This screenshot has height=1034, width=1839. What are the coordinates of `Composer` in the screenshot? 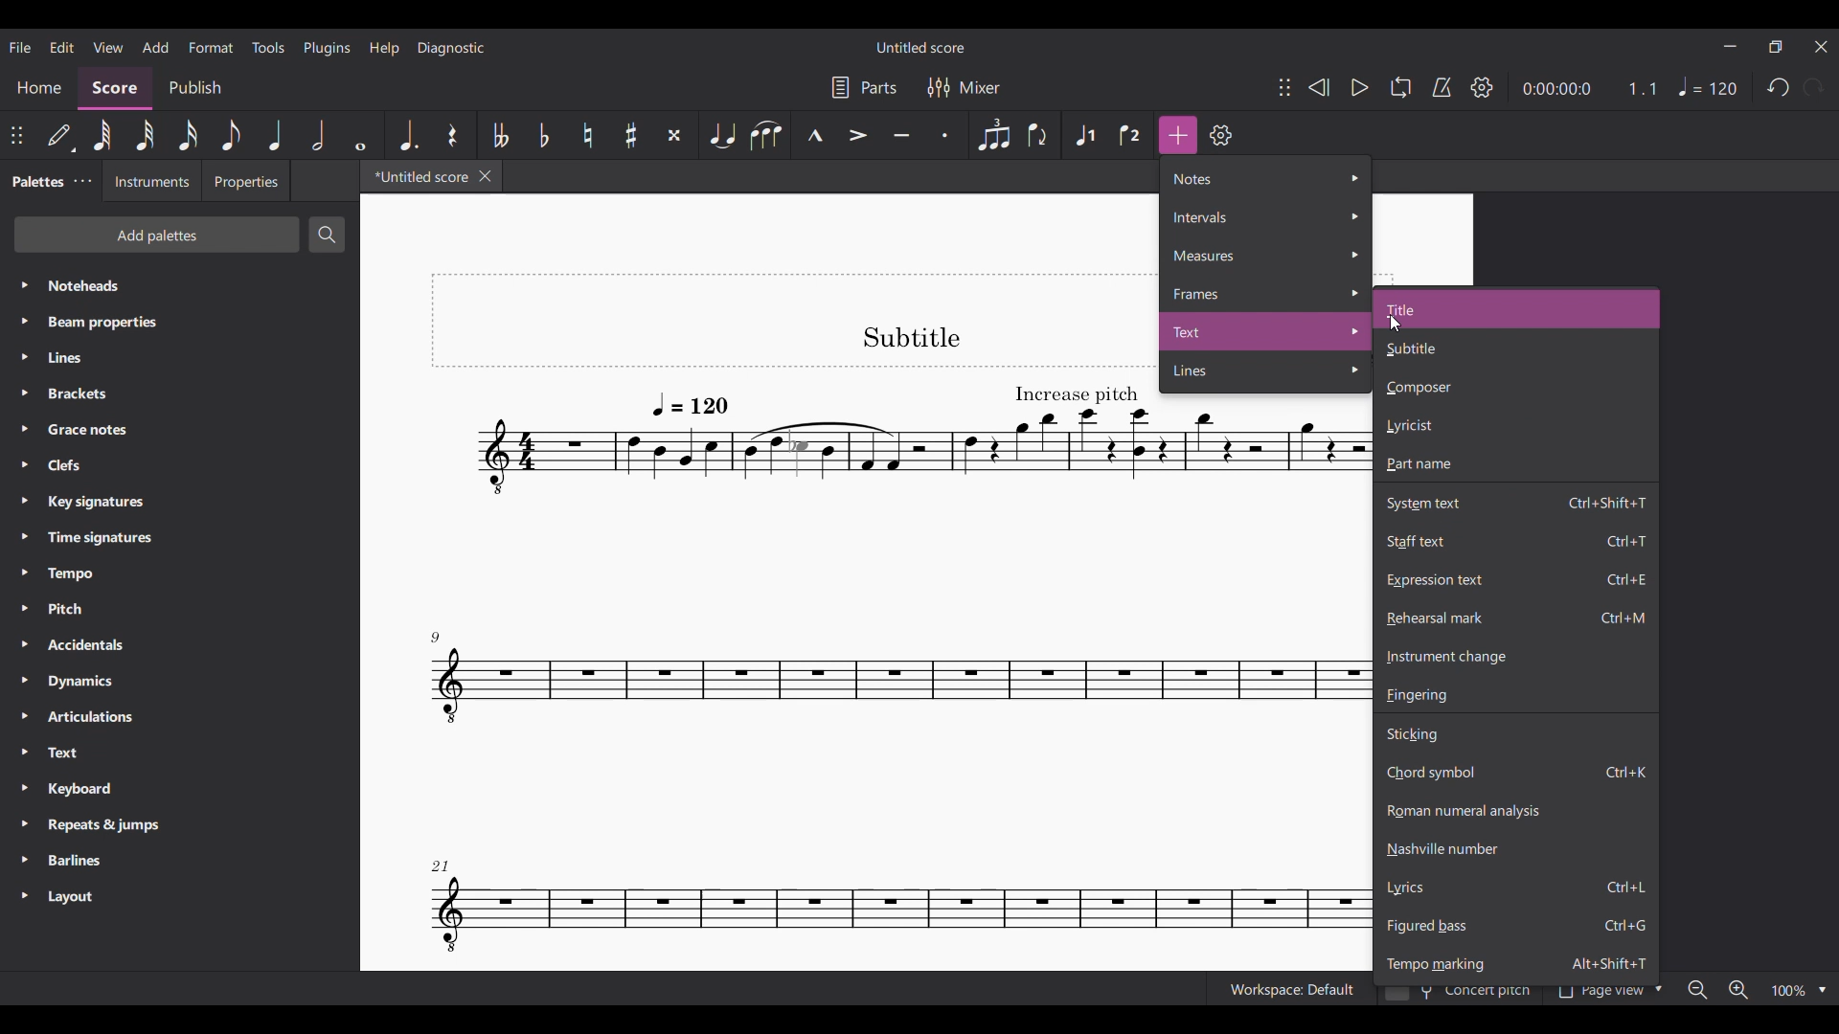 It's located at (1515, 388).